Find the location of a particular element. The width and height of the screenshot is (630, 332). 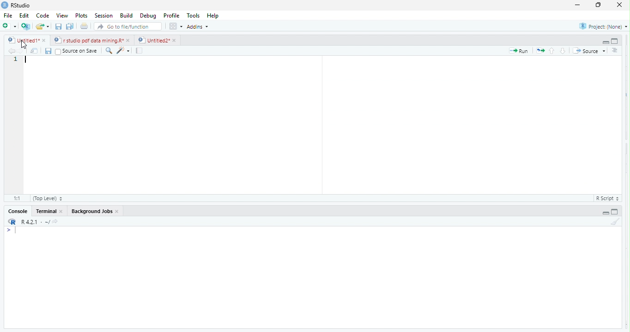

clear console is located at coordinates (619, 220).